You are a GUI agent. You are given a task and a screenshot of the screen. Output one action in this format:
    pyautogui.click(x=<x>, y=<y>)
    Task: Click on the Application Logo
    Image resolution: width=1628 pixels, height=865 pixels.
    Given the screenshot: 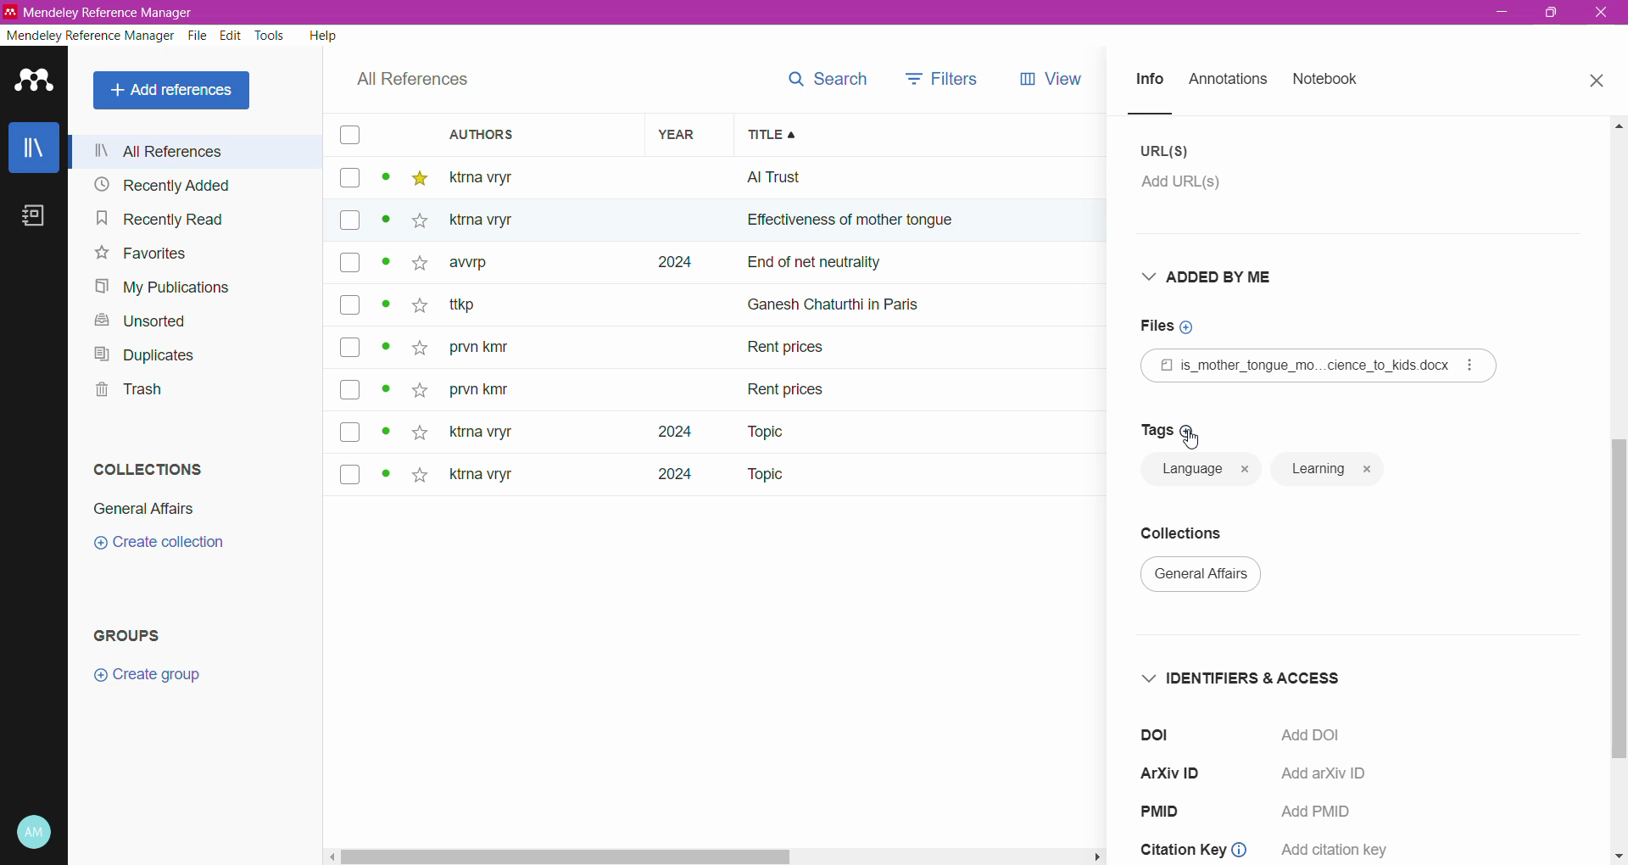 What is the action you would take?
    pyautogui.click(x=35, y=82)
    